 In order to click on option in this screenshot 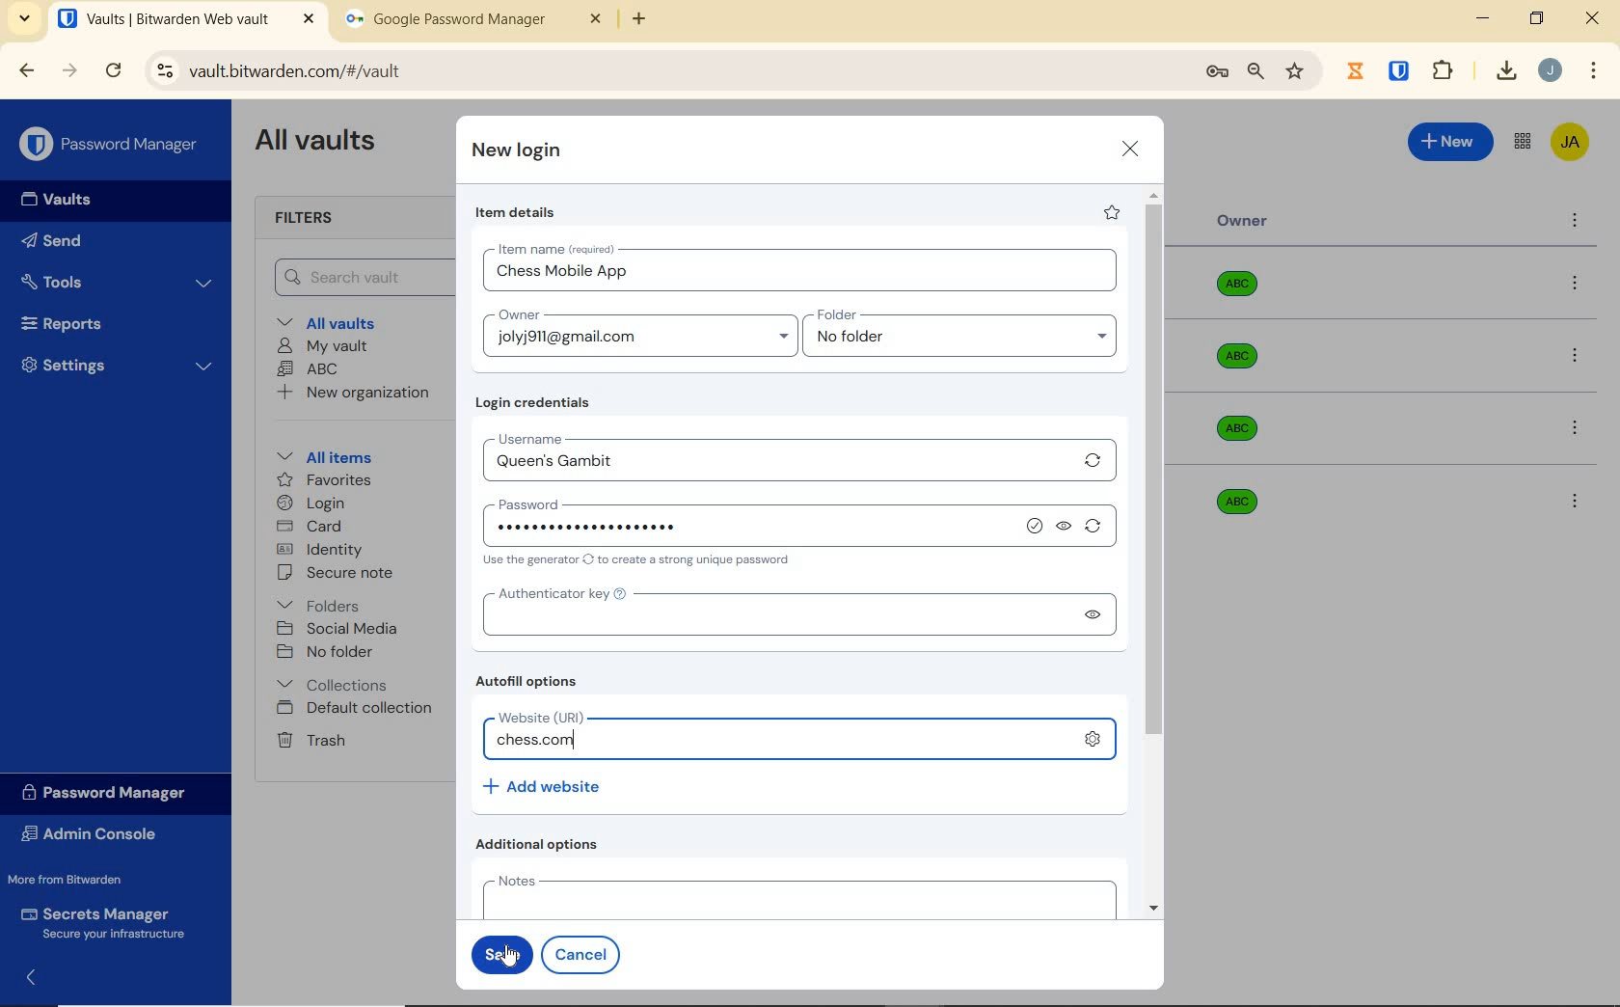, I will do `click(1579, 285)`.